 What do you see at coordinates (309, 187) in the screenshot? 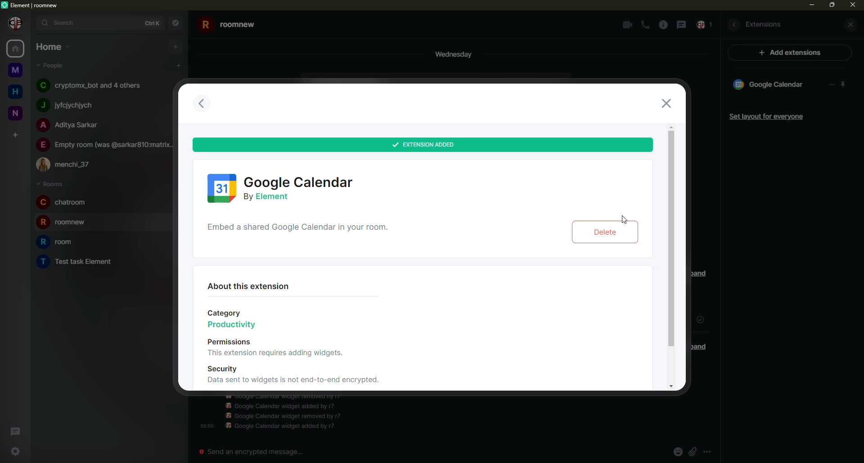
I see `calendar` at bounding box center [309, 187].